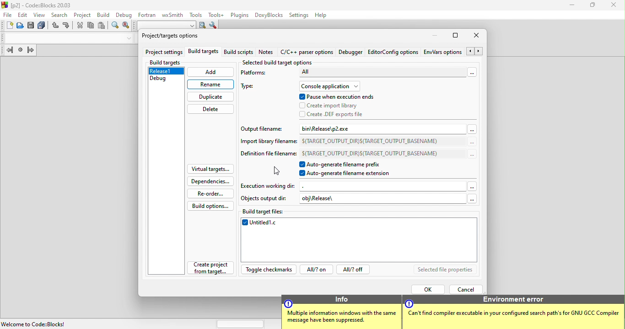  Describe the element at coordinates (442, 52) in the screenshot. I see `env\ars option` at that location.